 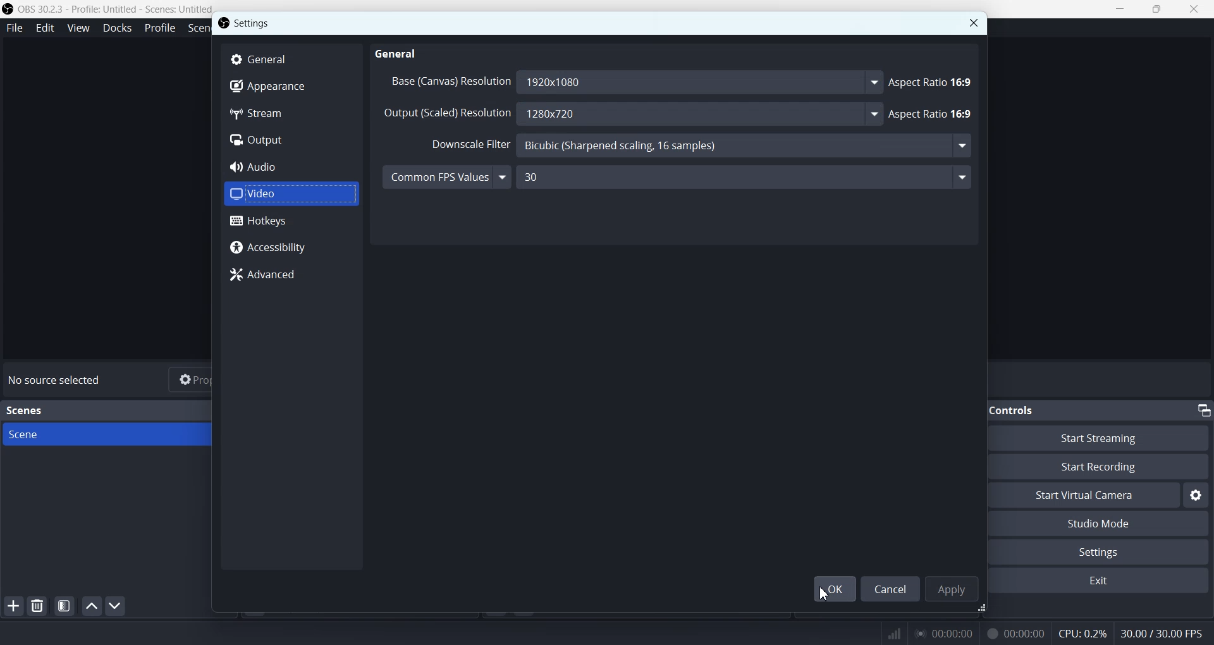 What do you see at coordinates (37, 605) in the screenshot?
I see `Remove selected scene` at bounding box center [37, 605].